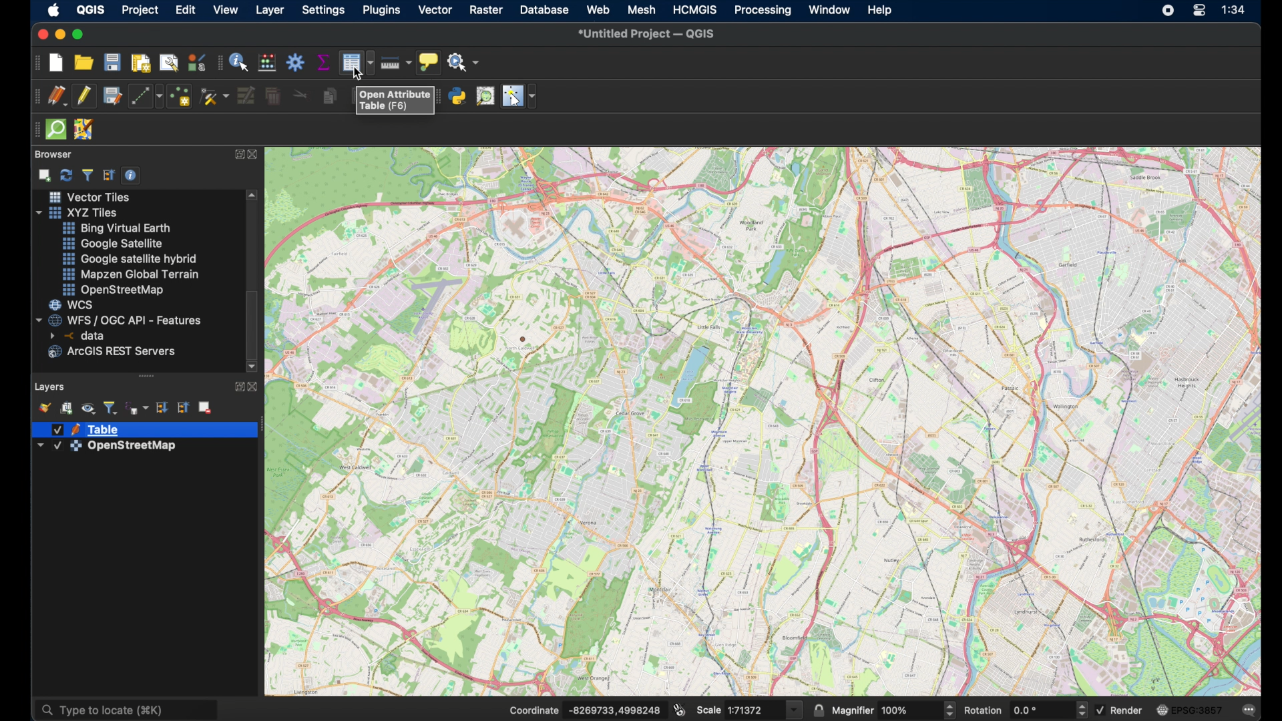 This screenshot has height=721, width=1282. I want to click on plugins, so click(383, 10).